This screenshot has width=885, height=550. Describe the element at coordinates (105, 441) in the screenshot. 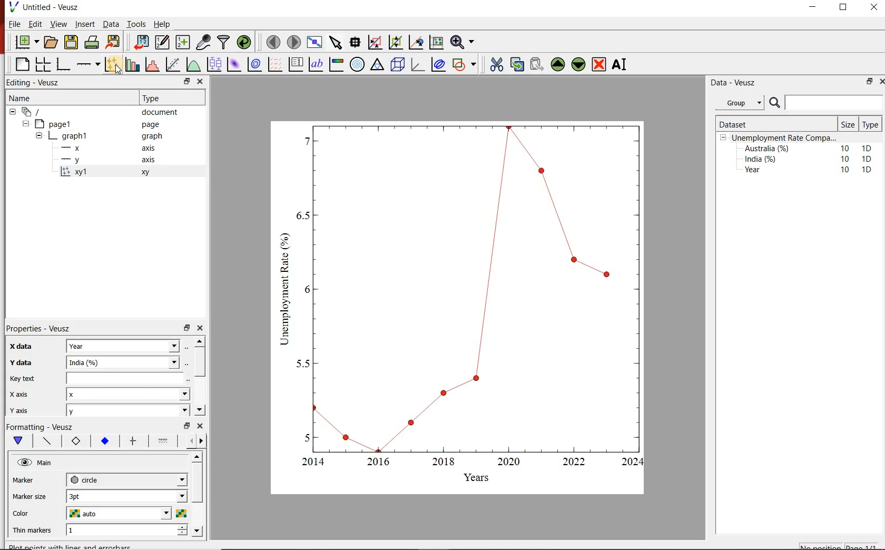

I see `marker fill ` at that location.